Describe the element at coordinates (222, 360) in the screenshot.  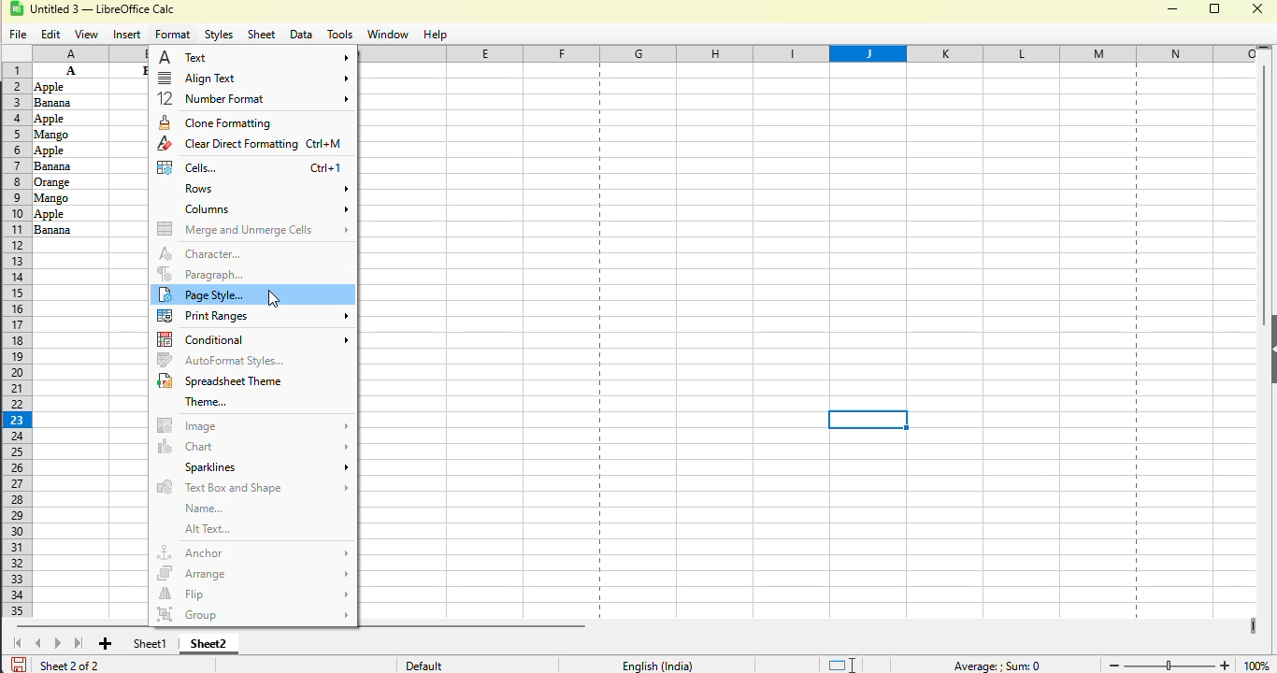
I see `autoformat styles` at that location.